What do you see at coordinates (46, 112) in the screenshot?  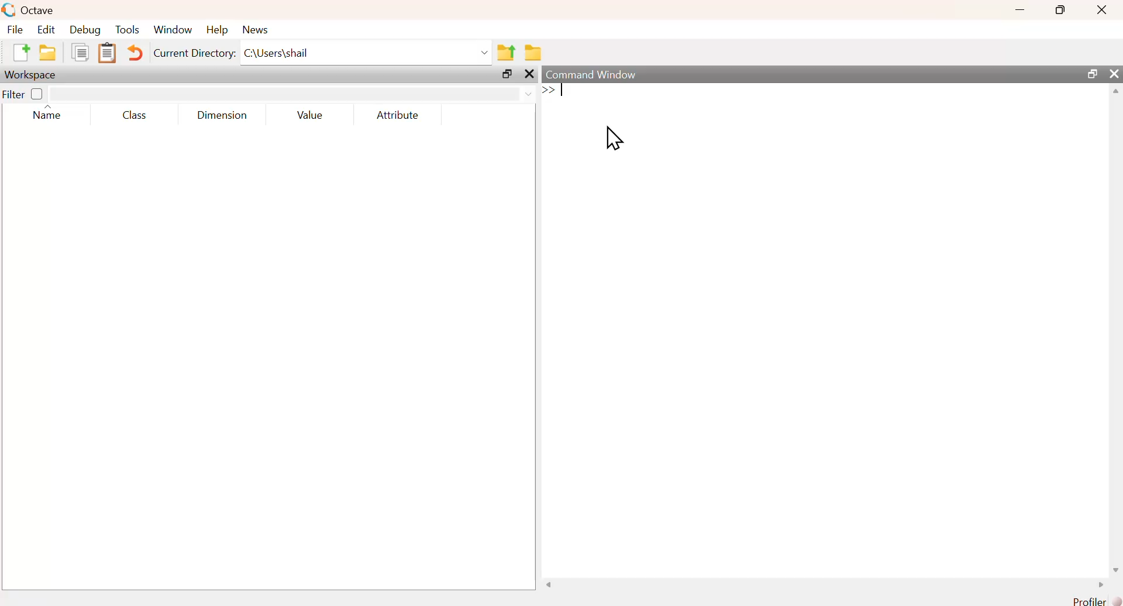 I see `Name` at bounding box center [46, 112].